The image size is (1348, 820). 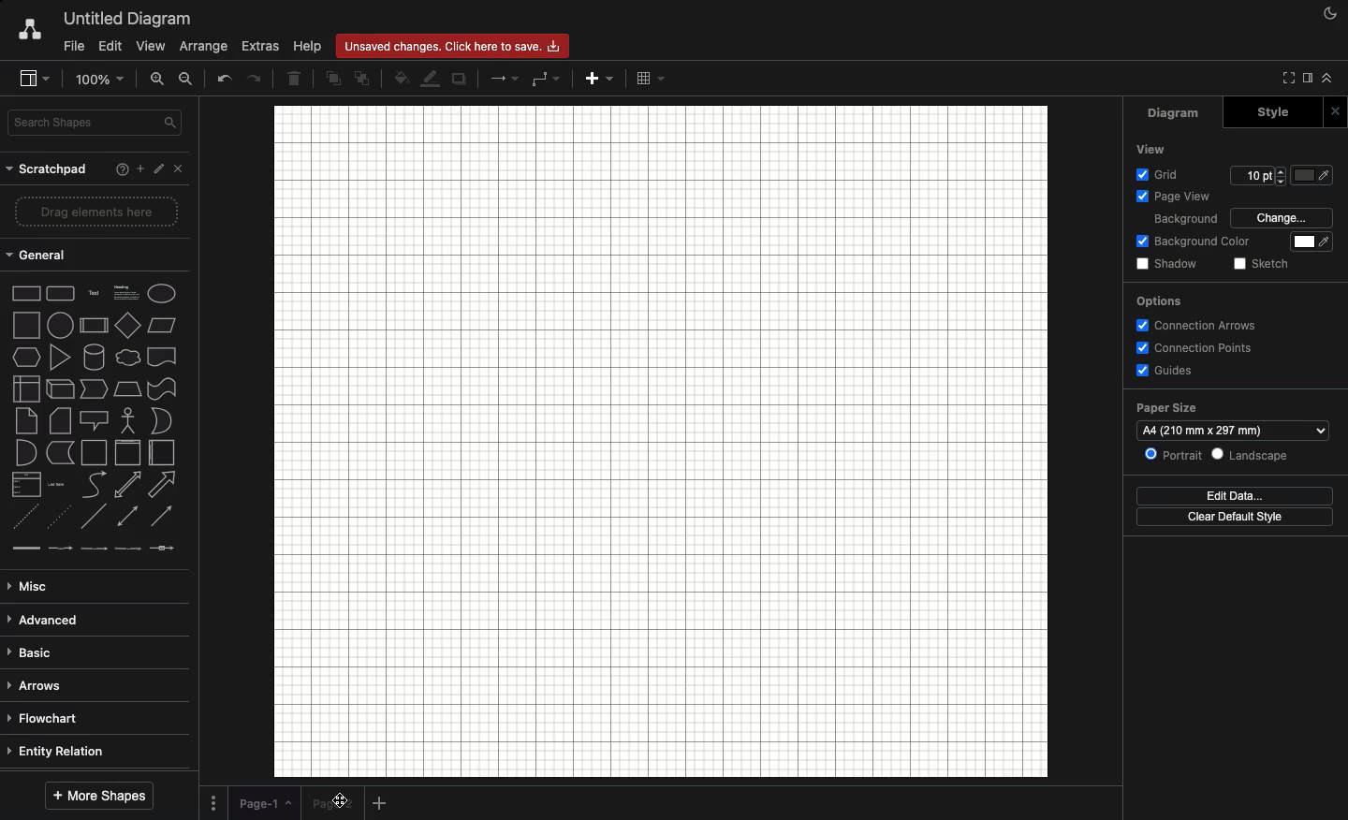 What do you see at coordinates (1172, 454) in the screenshot?
I see `Portrait` at bounding box center [1172, 454].